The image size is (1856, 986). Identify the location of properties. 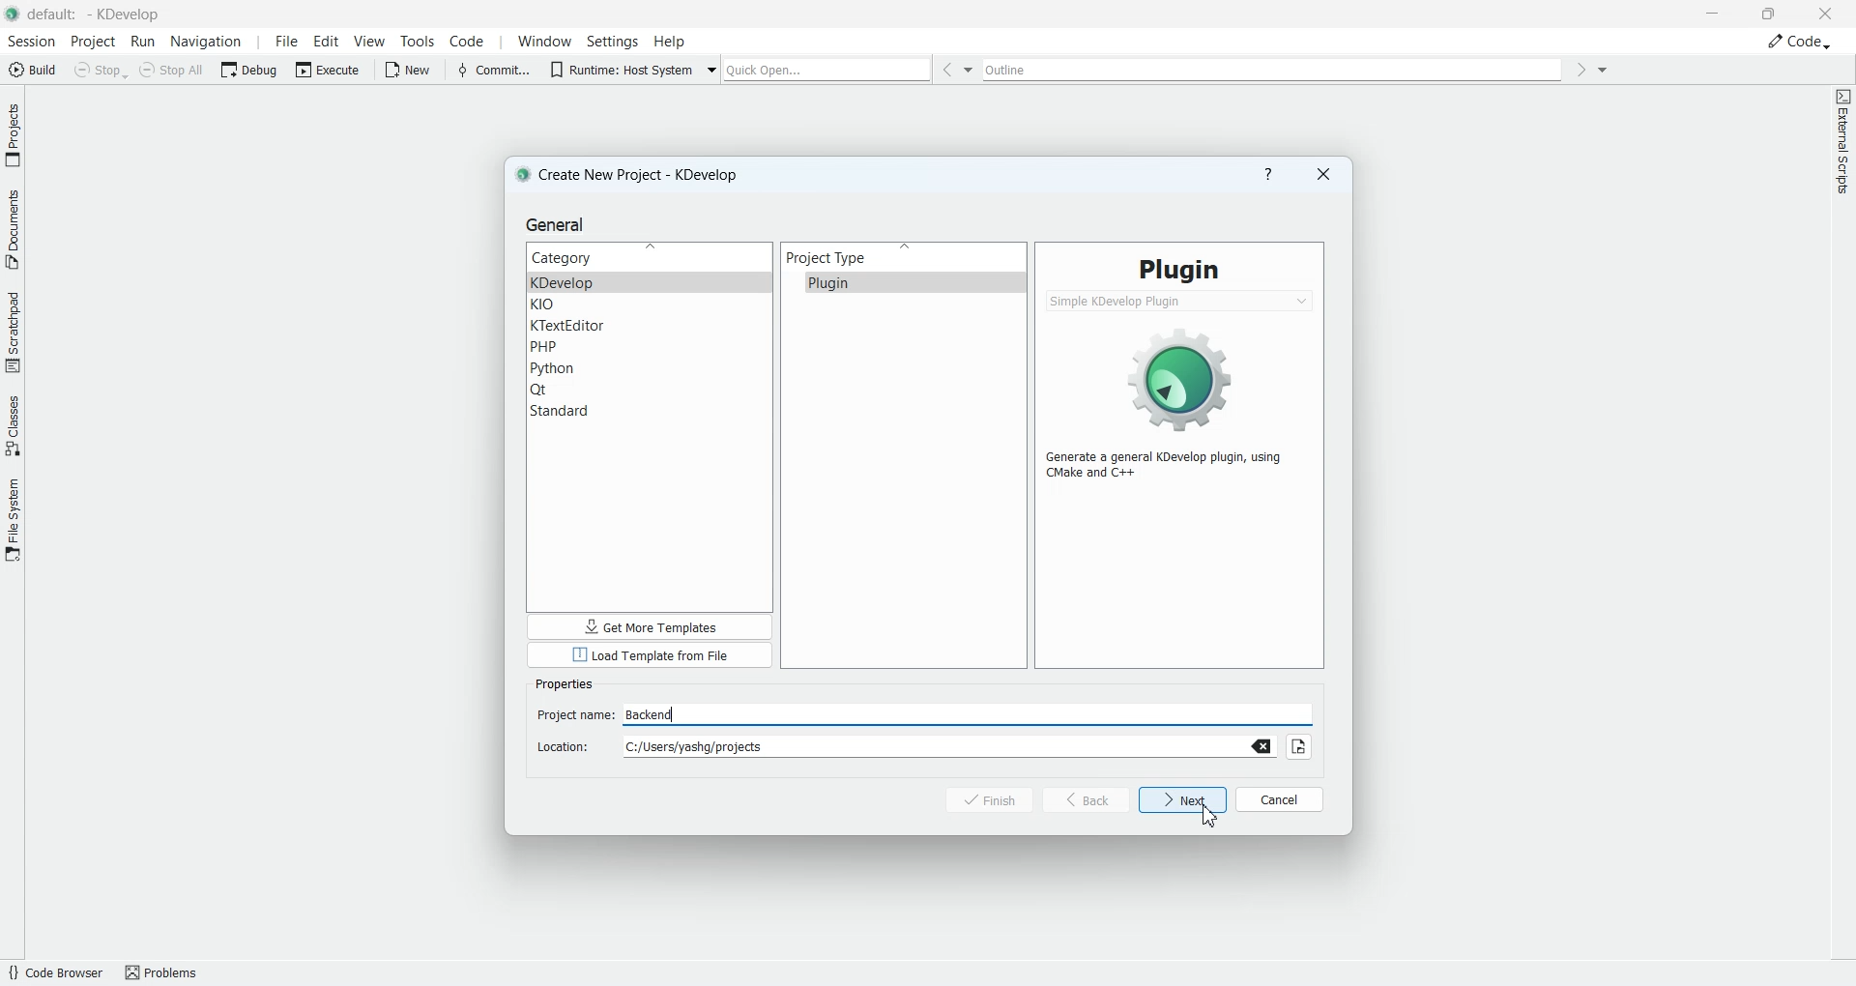
(570, 682).